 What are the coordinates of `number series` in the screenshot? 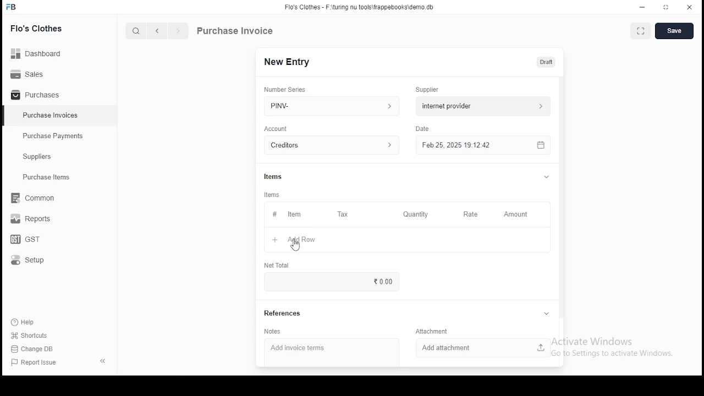 It's located at (285, 89).